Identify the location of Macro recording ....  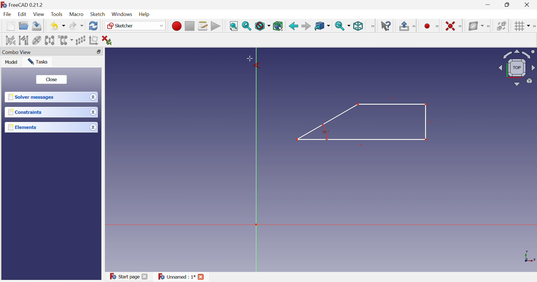
(176, 25).